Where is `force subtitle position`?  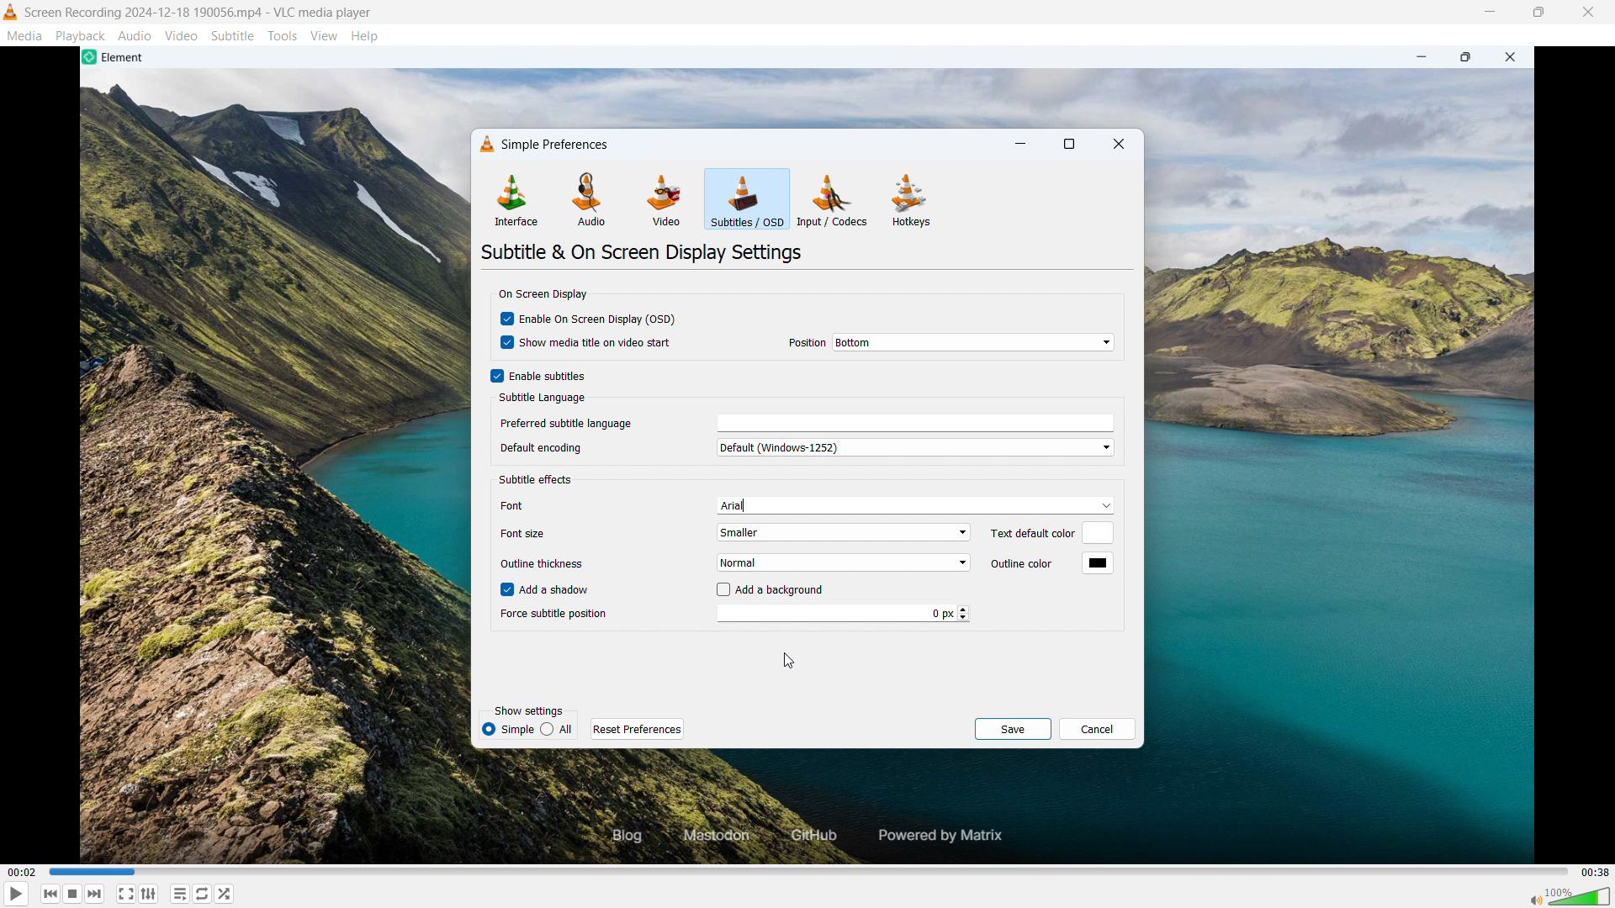
force subtitle position is located at coordinates (844, 613).